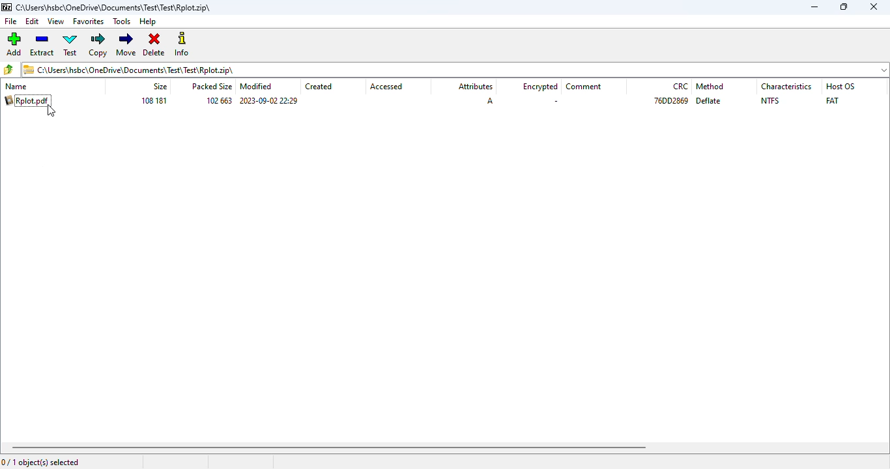 Image resolution: width=890 pixels, height=469 pixels. I want to click on comment, so click(584, 87).